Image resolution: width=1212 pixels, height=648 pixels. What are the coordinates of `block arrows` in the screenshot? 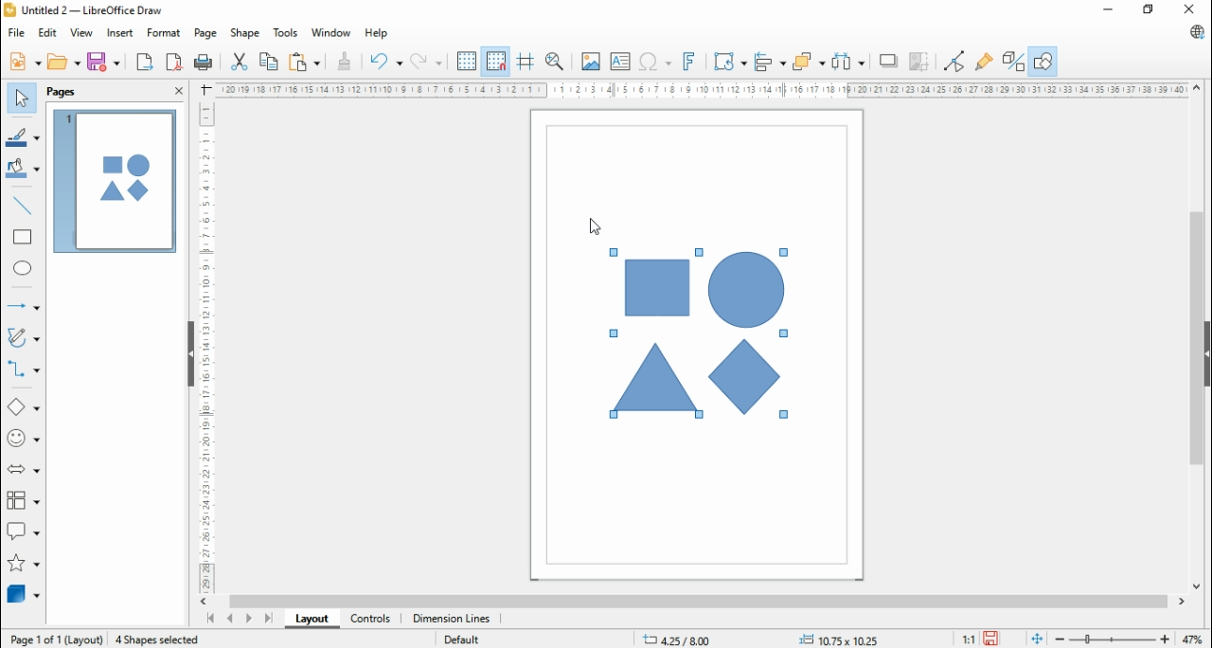 It's located at (24, 469).